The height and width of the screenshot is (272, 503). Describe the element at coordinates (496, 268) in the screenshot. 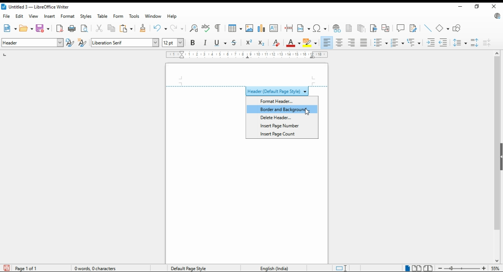

I see `zoom factor` at that location.